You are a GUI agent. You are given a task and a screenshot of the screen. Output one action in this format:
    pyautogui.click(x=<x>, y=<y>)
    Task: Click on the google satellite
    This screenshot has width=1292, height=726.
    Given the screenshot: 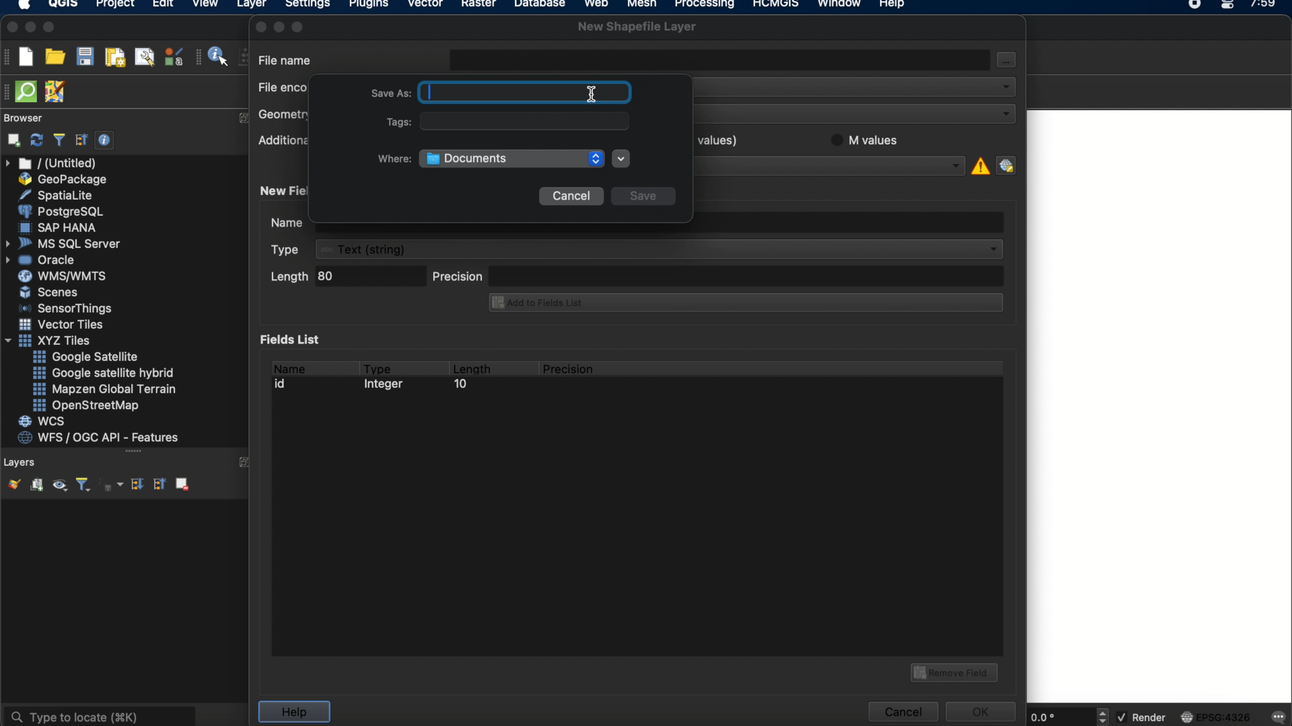 What is the action you would take?
    pyautogui.click(x=87, y=357)
    